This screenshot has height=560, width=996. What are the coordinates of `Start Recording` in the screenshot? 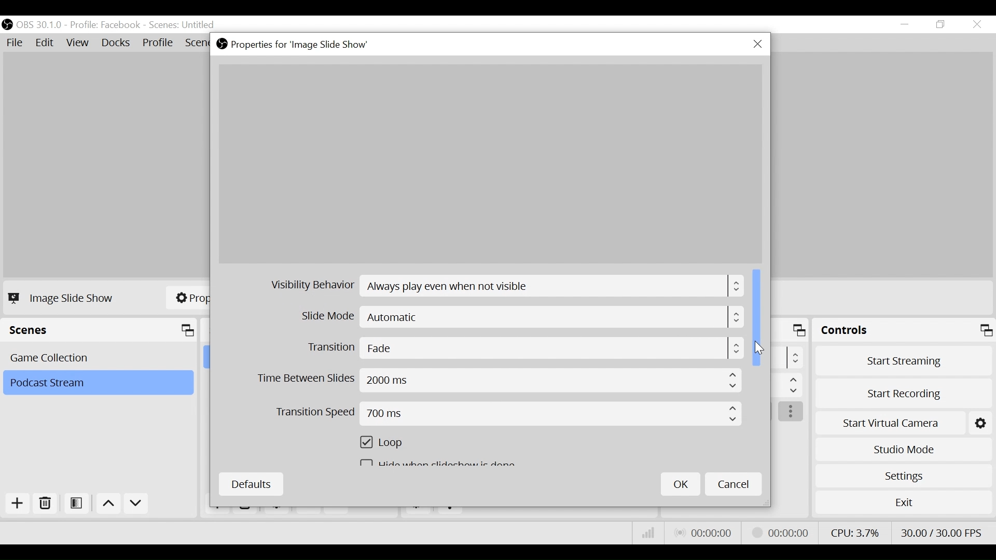 It's located at (905, 390).